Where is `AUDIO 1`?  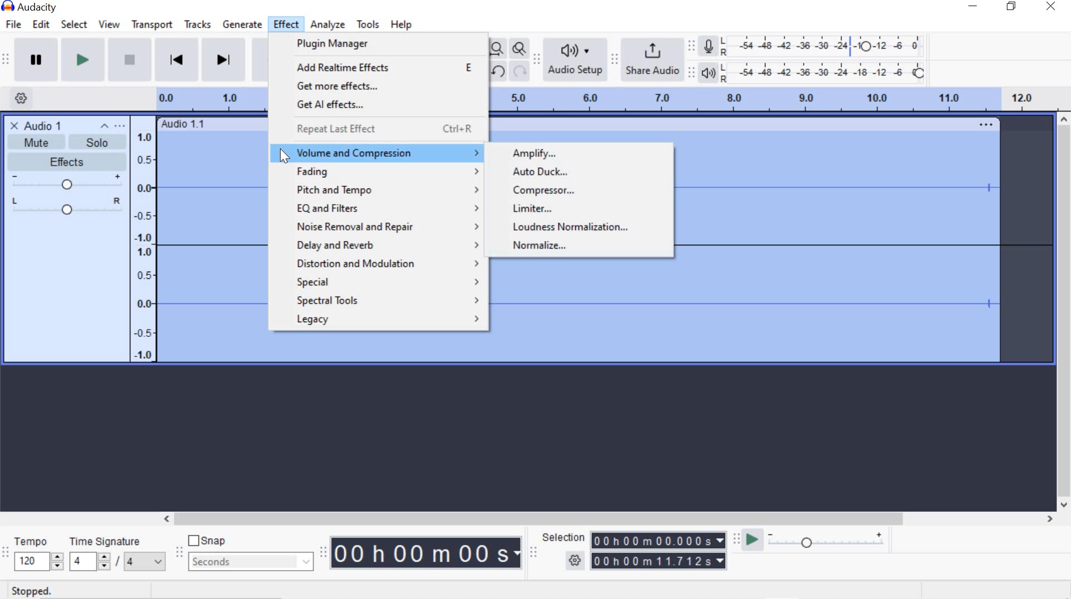 AUDIO 1 is located at coordinates (47, 125).